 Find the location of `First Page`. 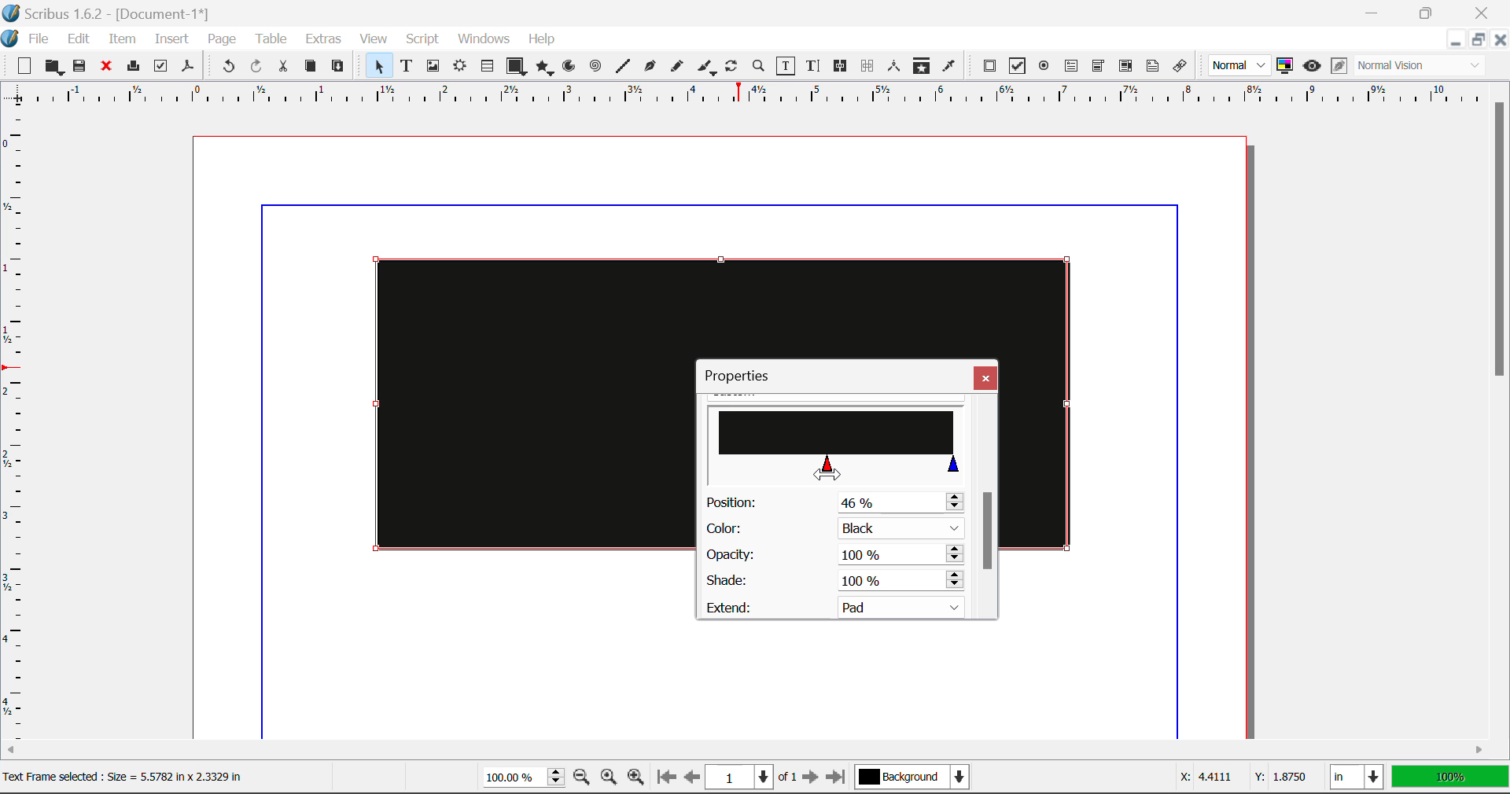

First Page is located at coordinates (665, 778).